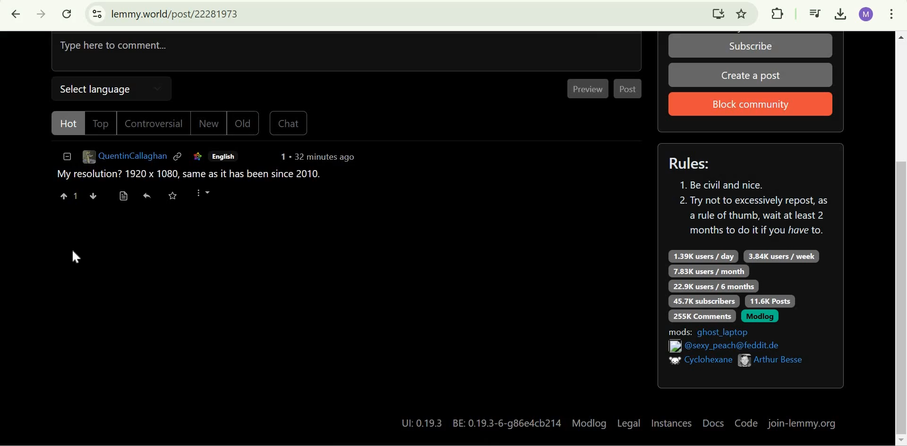  I want to click on cyclohexane, so click(710, 360).